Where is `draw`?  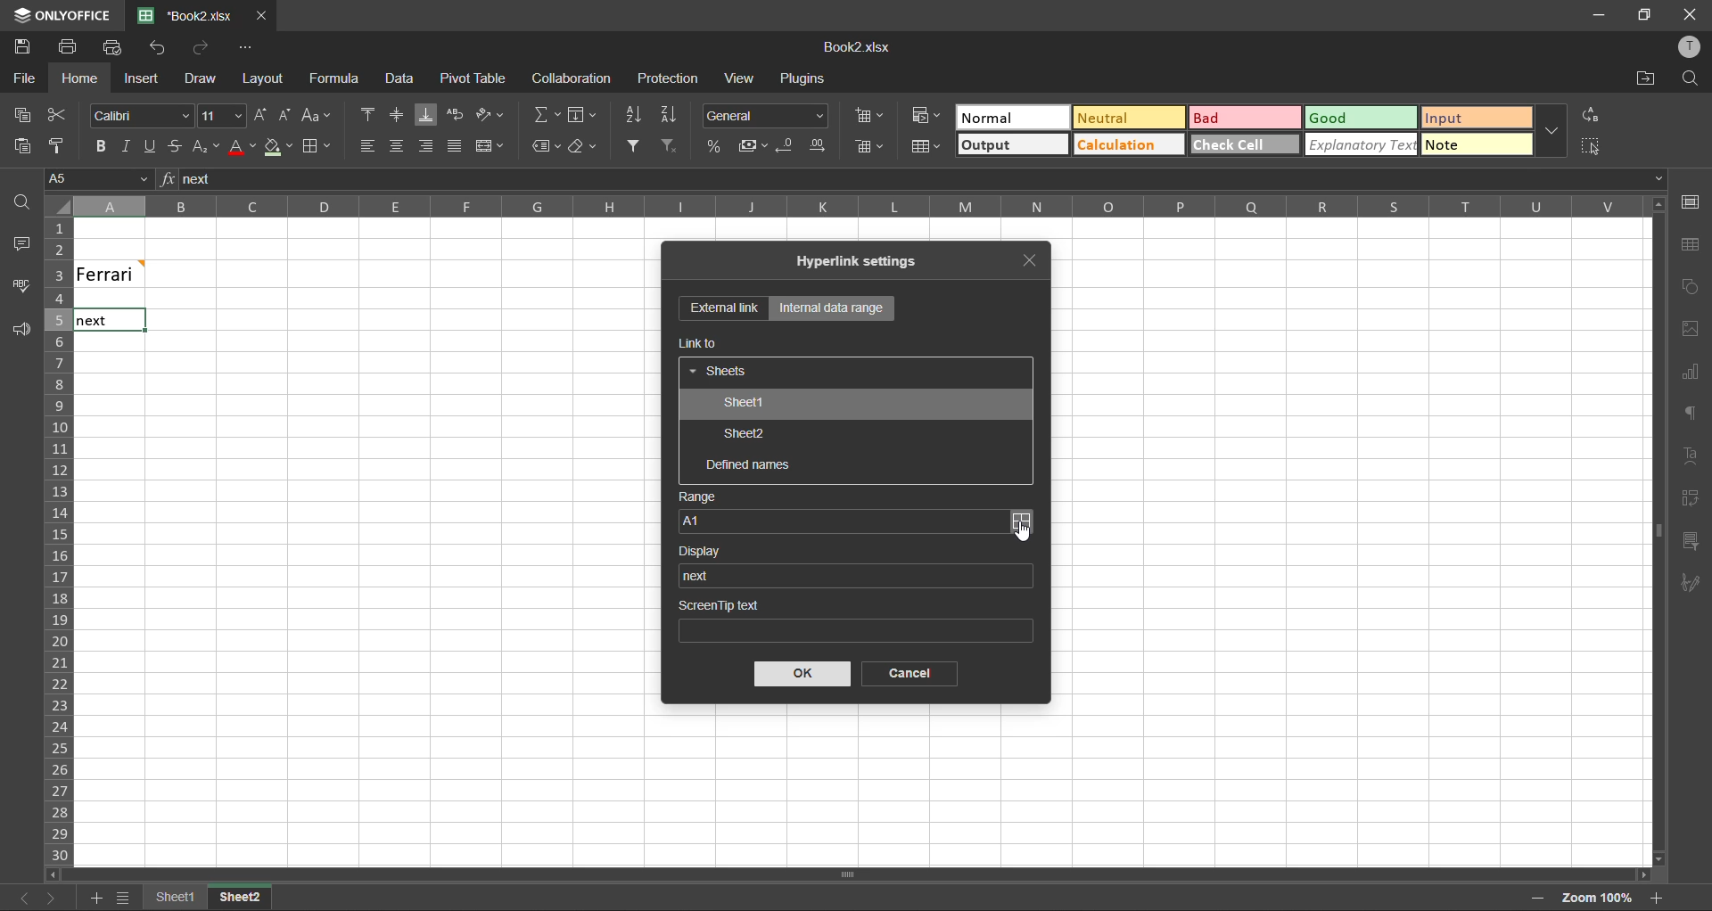
draw is located at coordinates (201, 81).